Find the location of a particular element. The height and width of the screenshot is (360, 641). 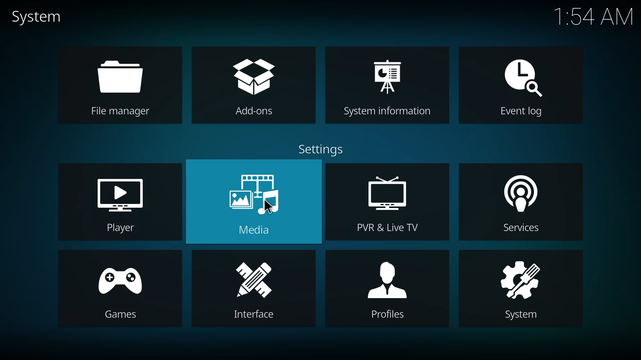

event log is located at coordinates (519, 87).